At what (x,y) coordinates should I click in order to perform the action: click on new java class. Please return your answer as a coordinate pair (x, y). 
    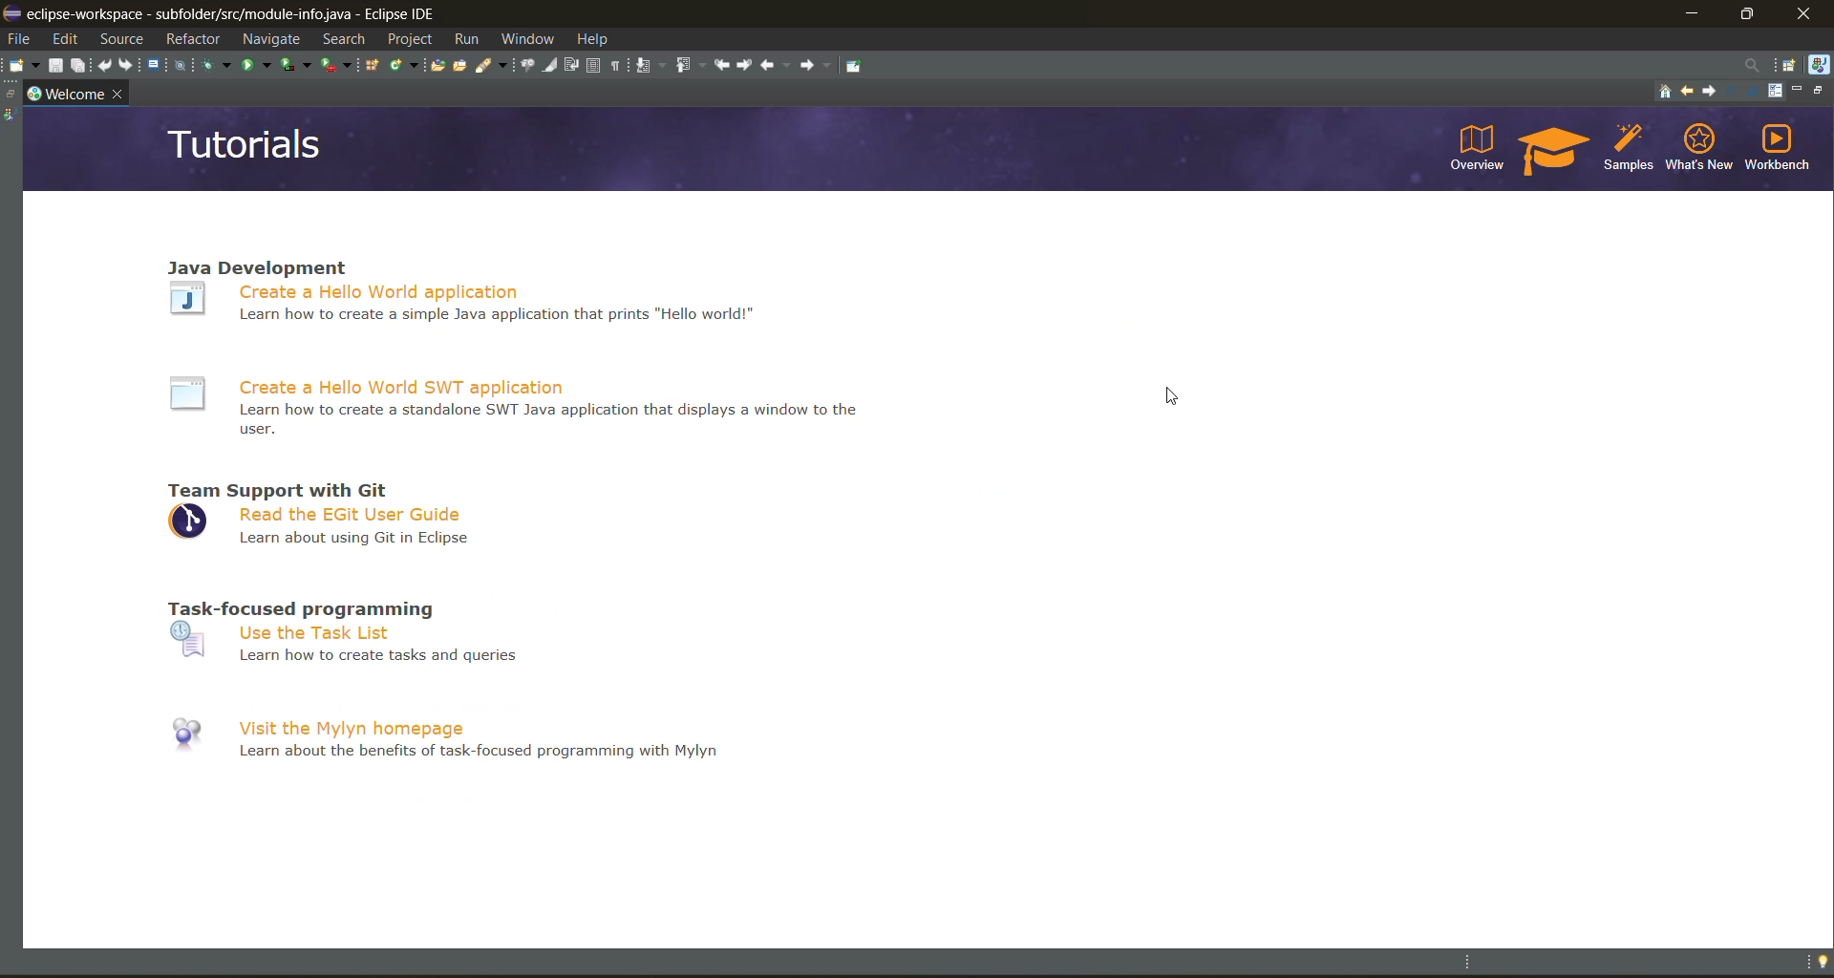
    Looking at the image, I should click on (406, 65).